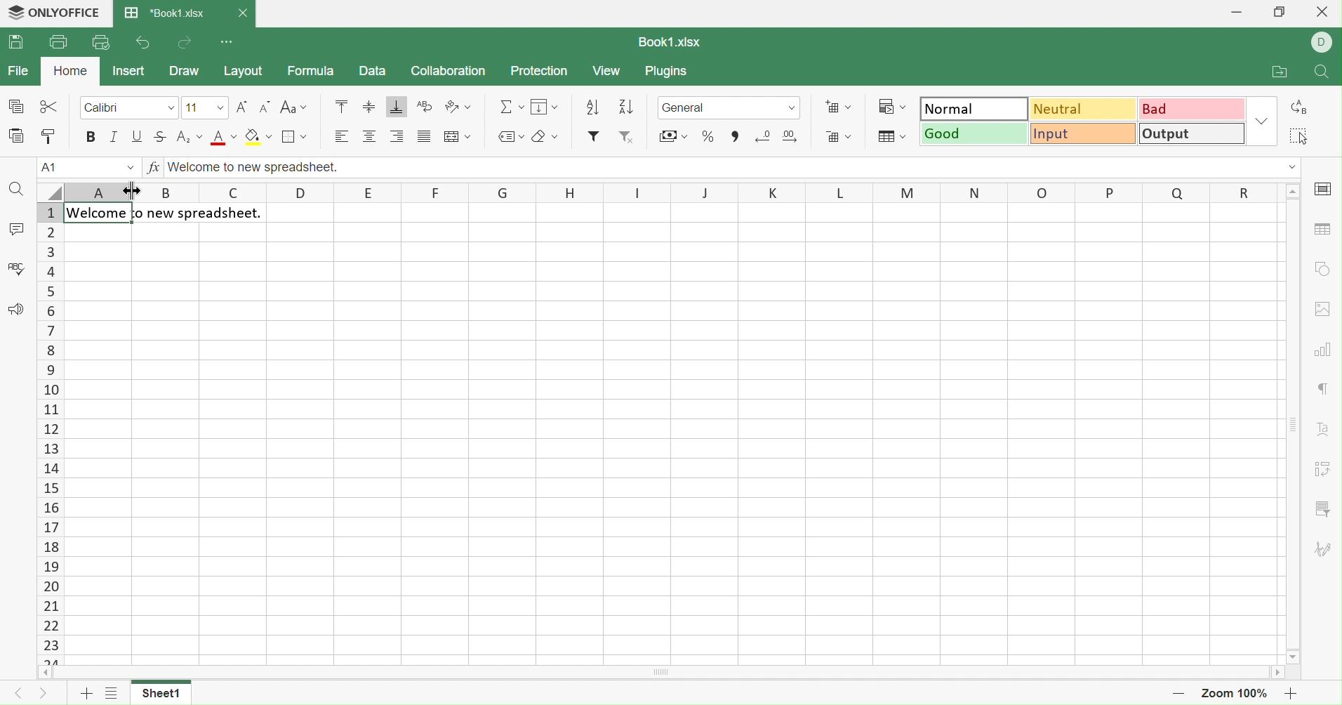  Describe the element at coordinates (1290, 168) in the screenshot. I see `Drop Down` at that location.